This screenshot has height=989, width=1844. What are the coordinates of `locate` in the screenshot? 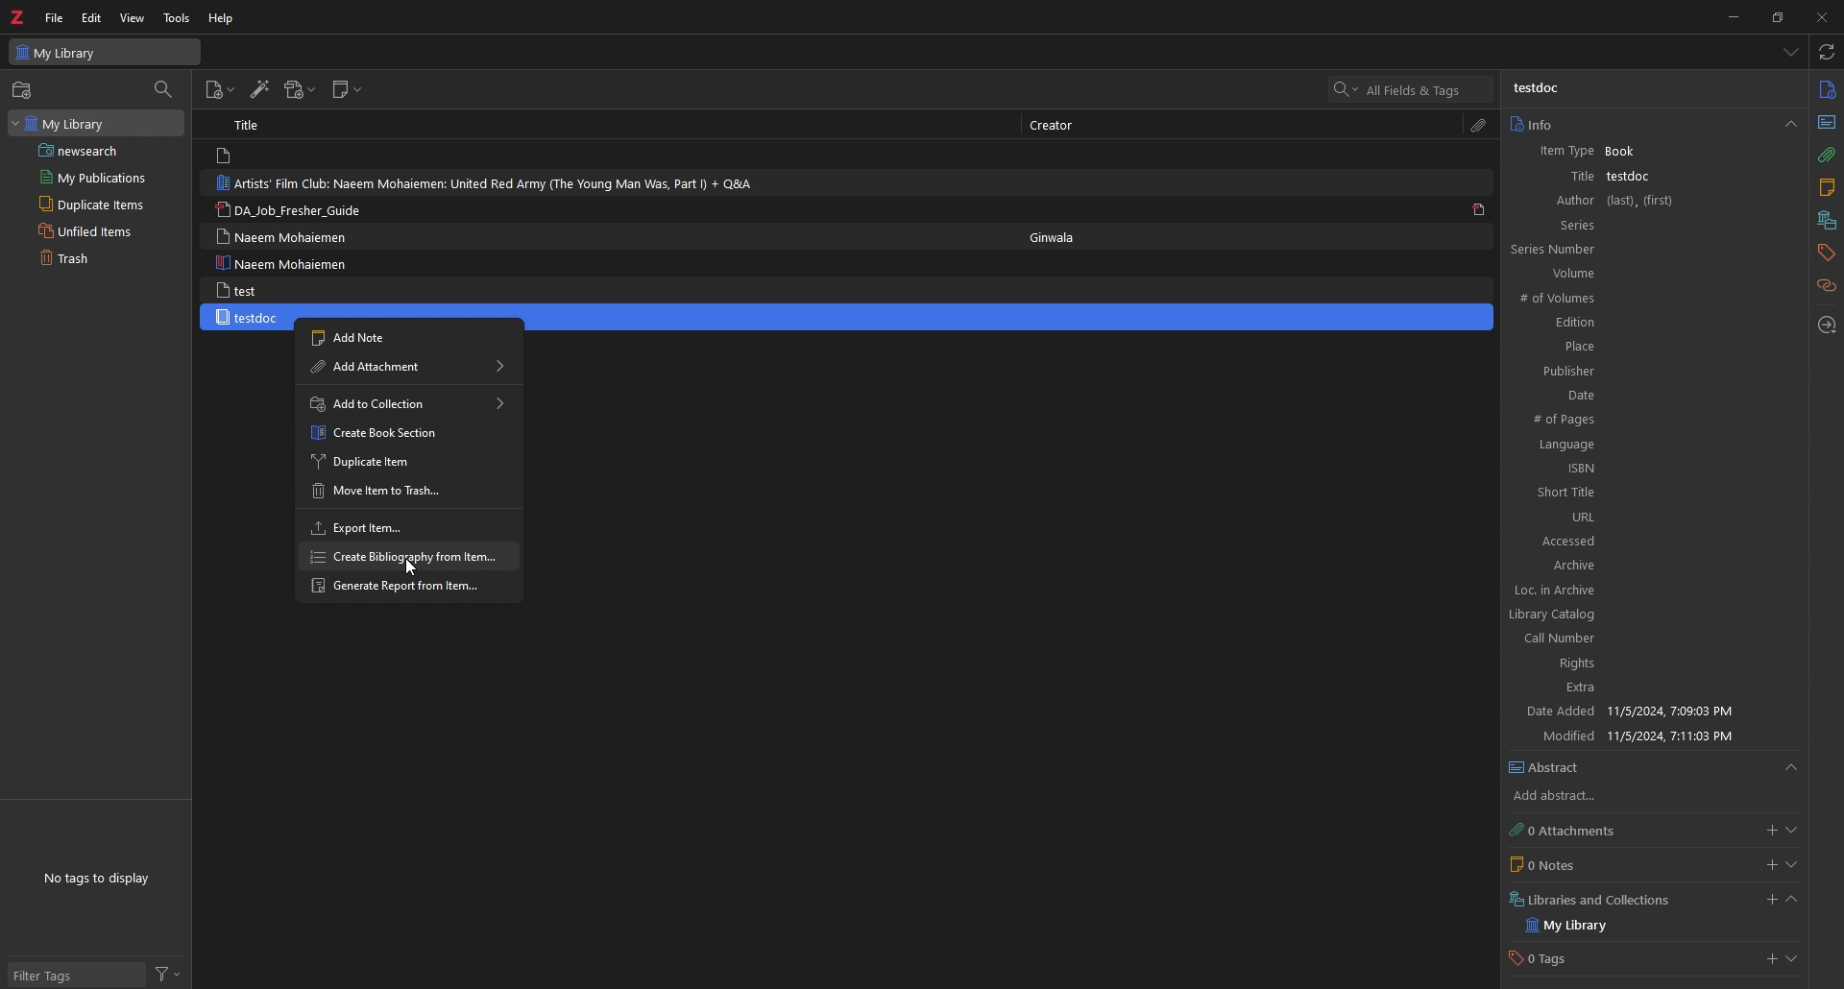 It's located at (1828, 326).